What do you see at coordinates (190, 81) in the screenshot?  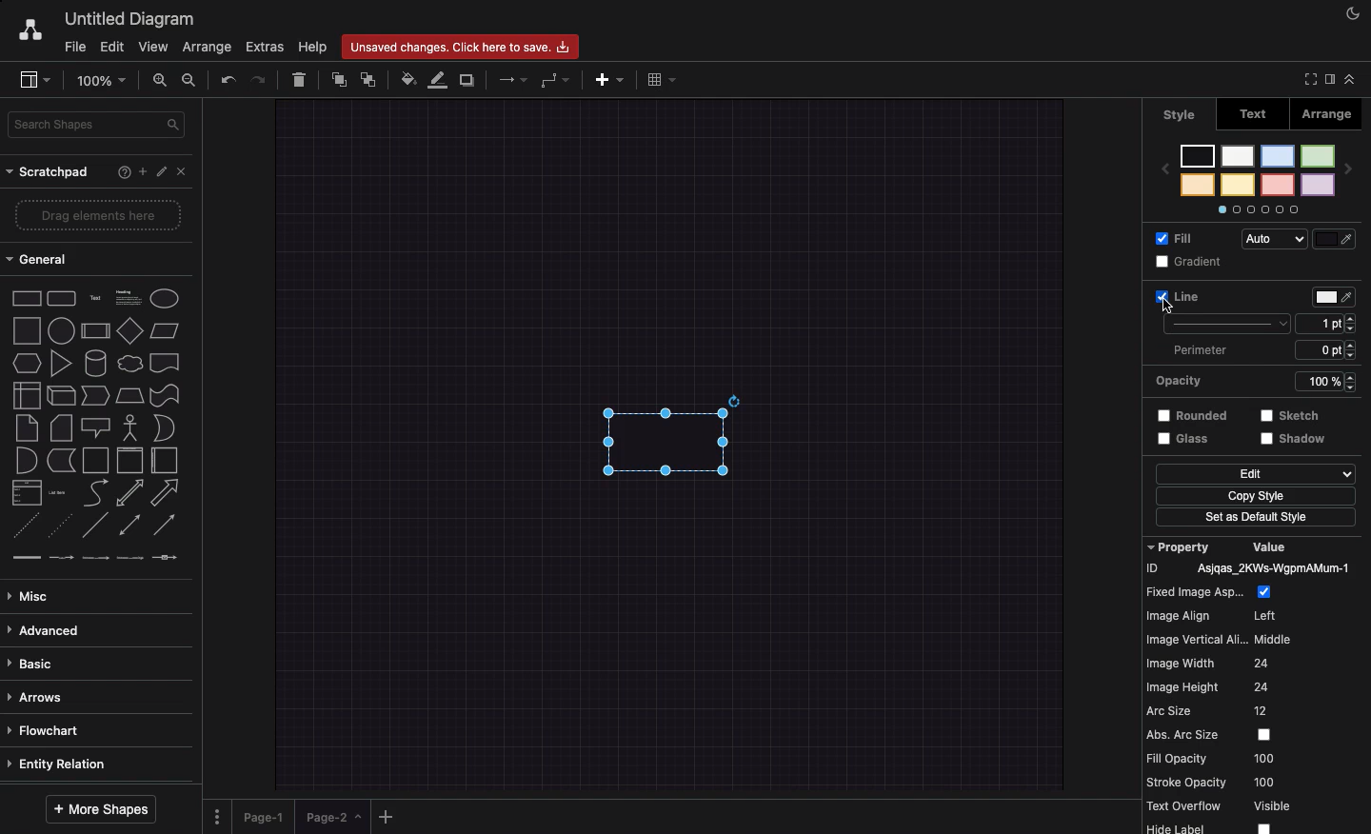 I see `Zoom out` at bounding box center [190, 81].